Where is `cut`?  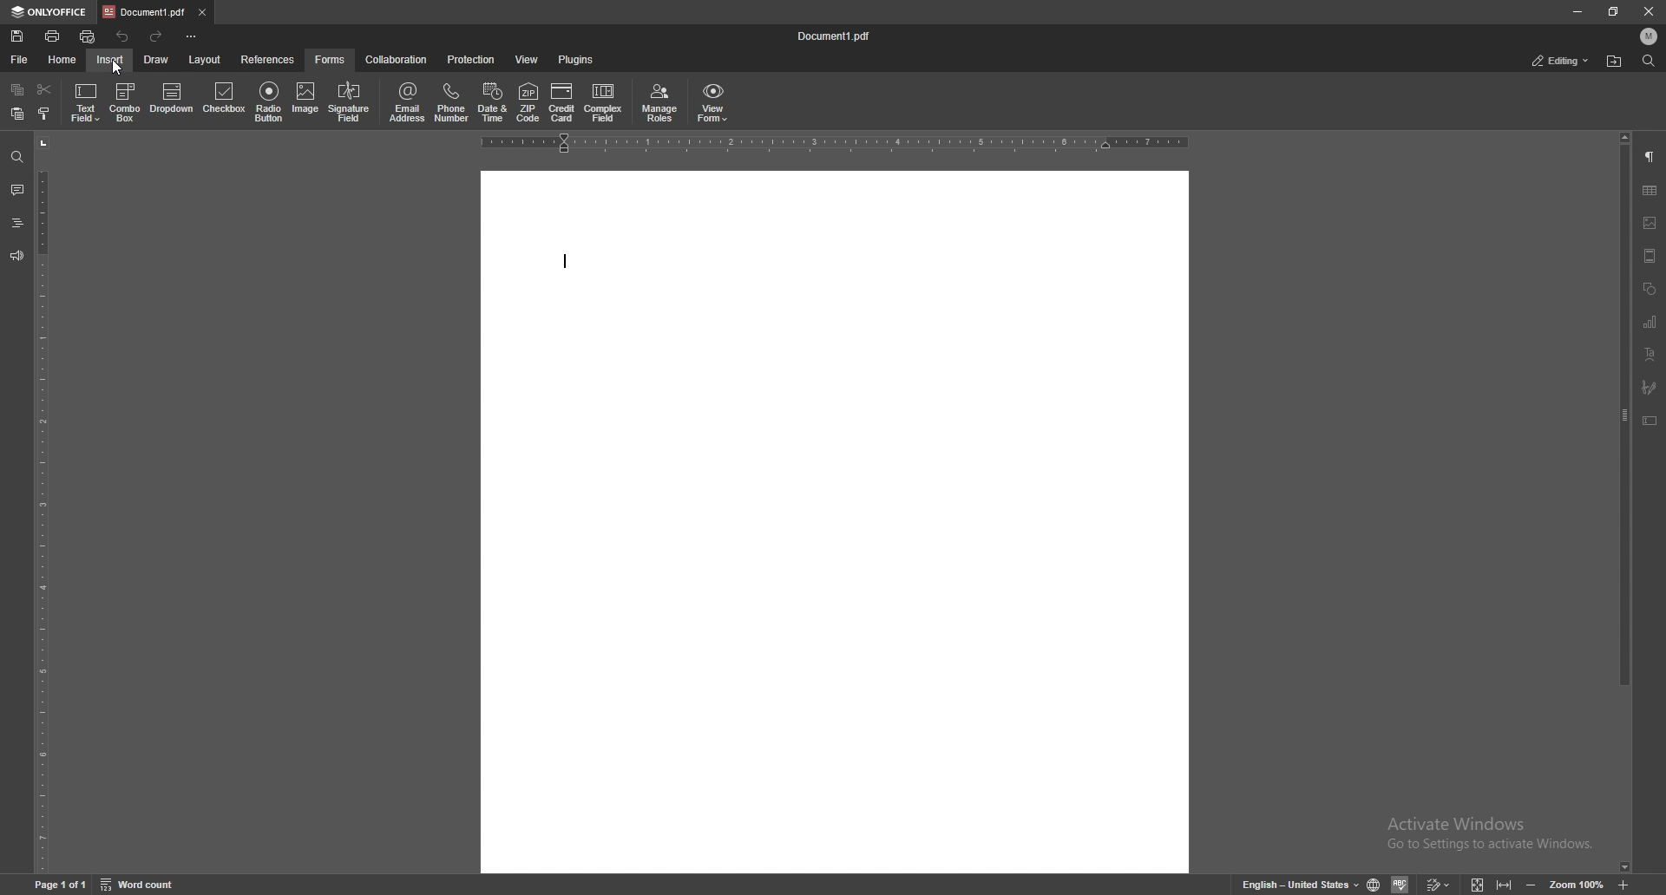
cut is located at coordinates (43, 88).